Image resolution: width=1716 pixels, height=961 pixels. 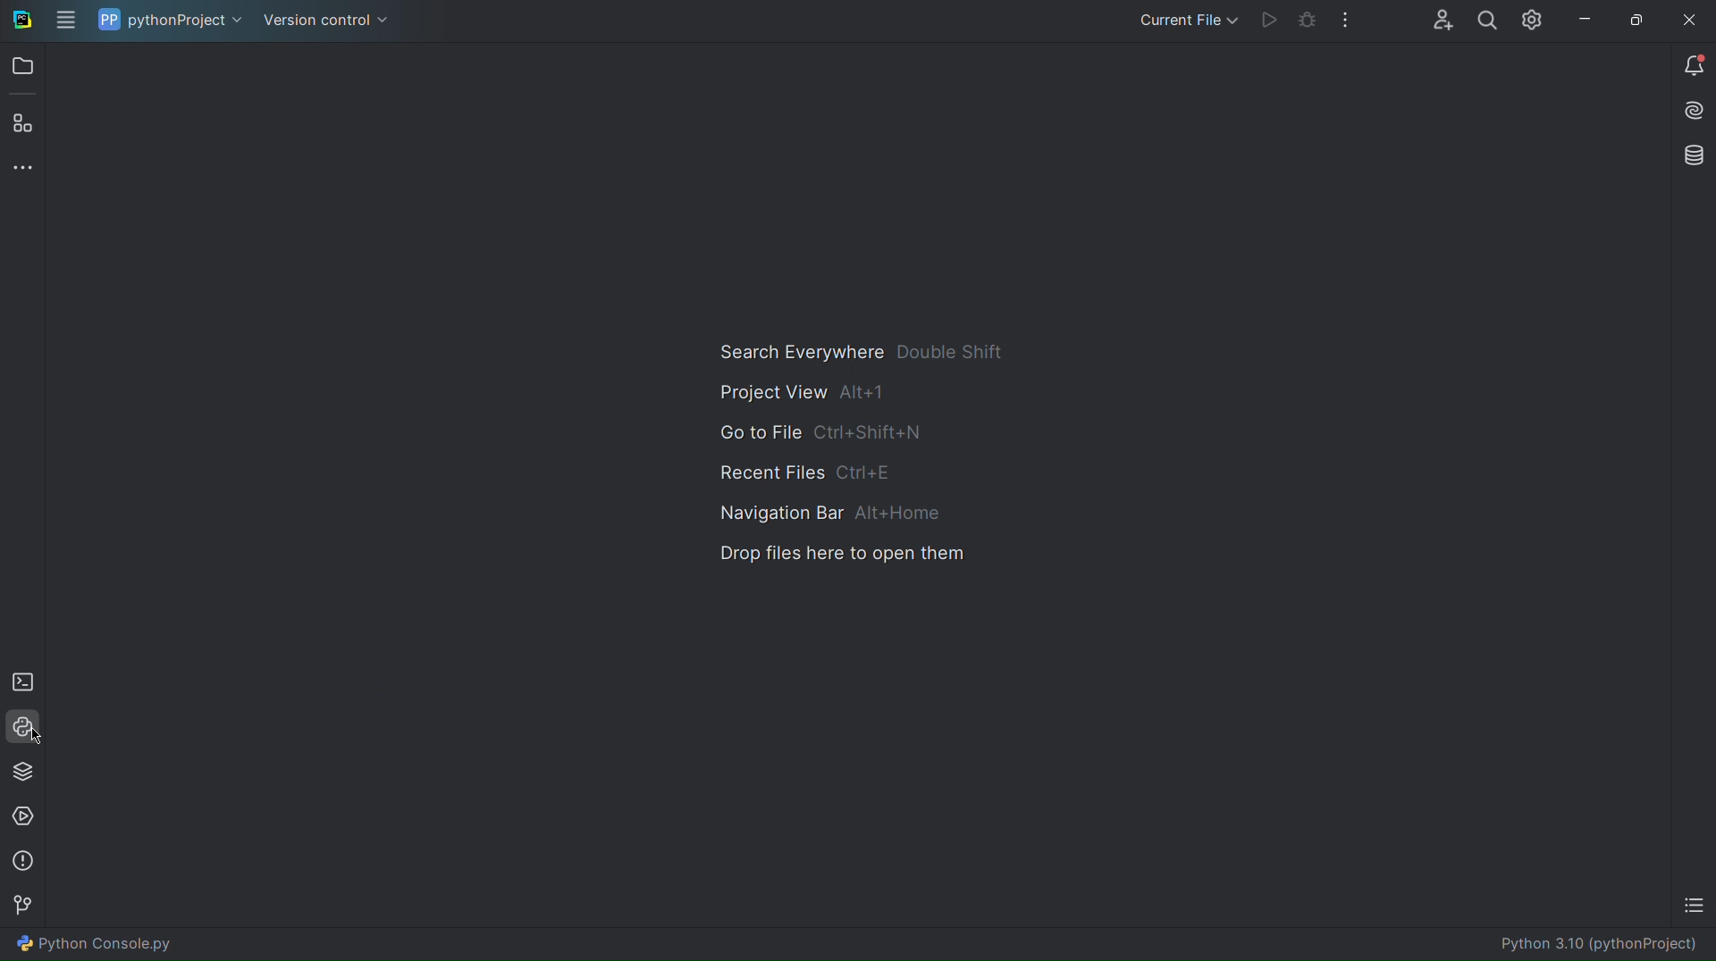 I want to click on Settings, so click(x=1532, y=20).